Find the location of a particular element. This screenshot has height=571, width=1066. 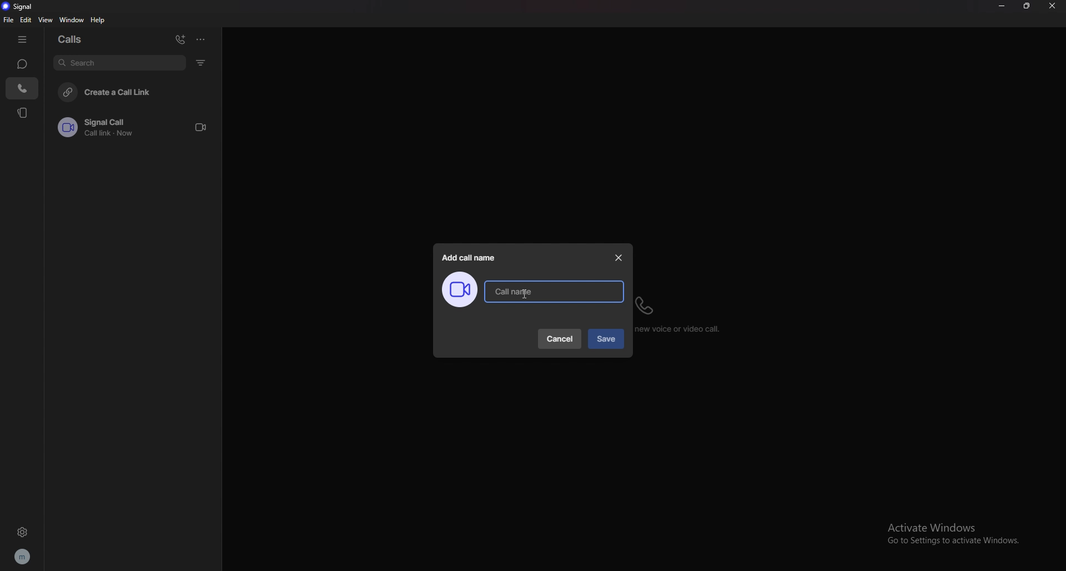

file is located at coordinates (9, 20).